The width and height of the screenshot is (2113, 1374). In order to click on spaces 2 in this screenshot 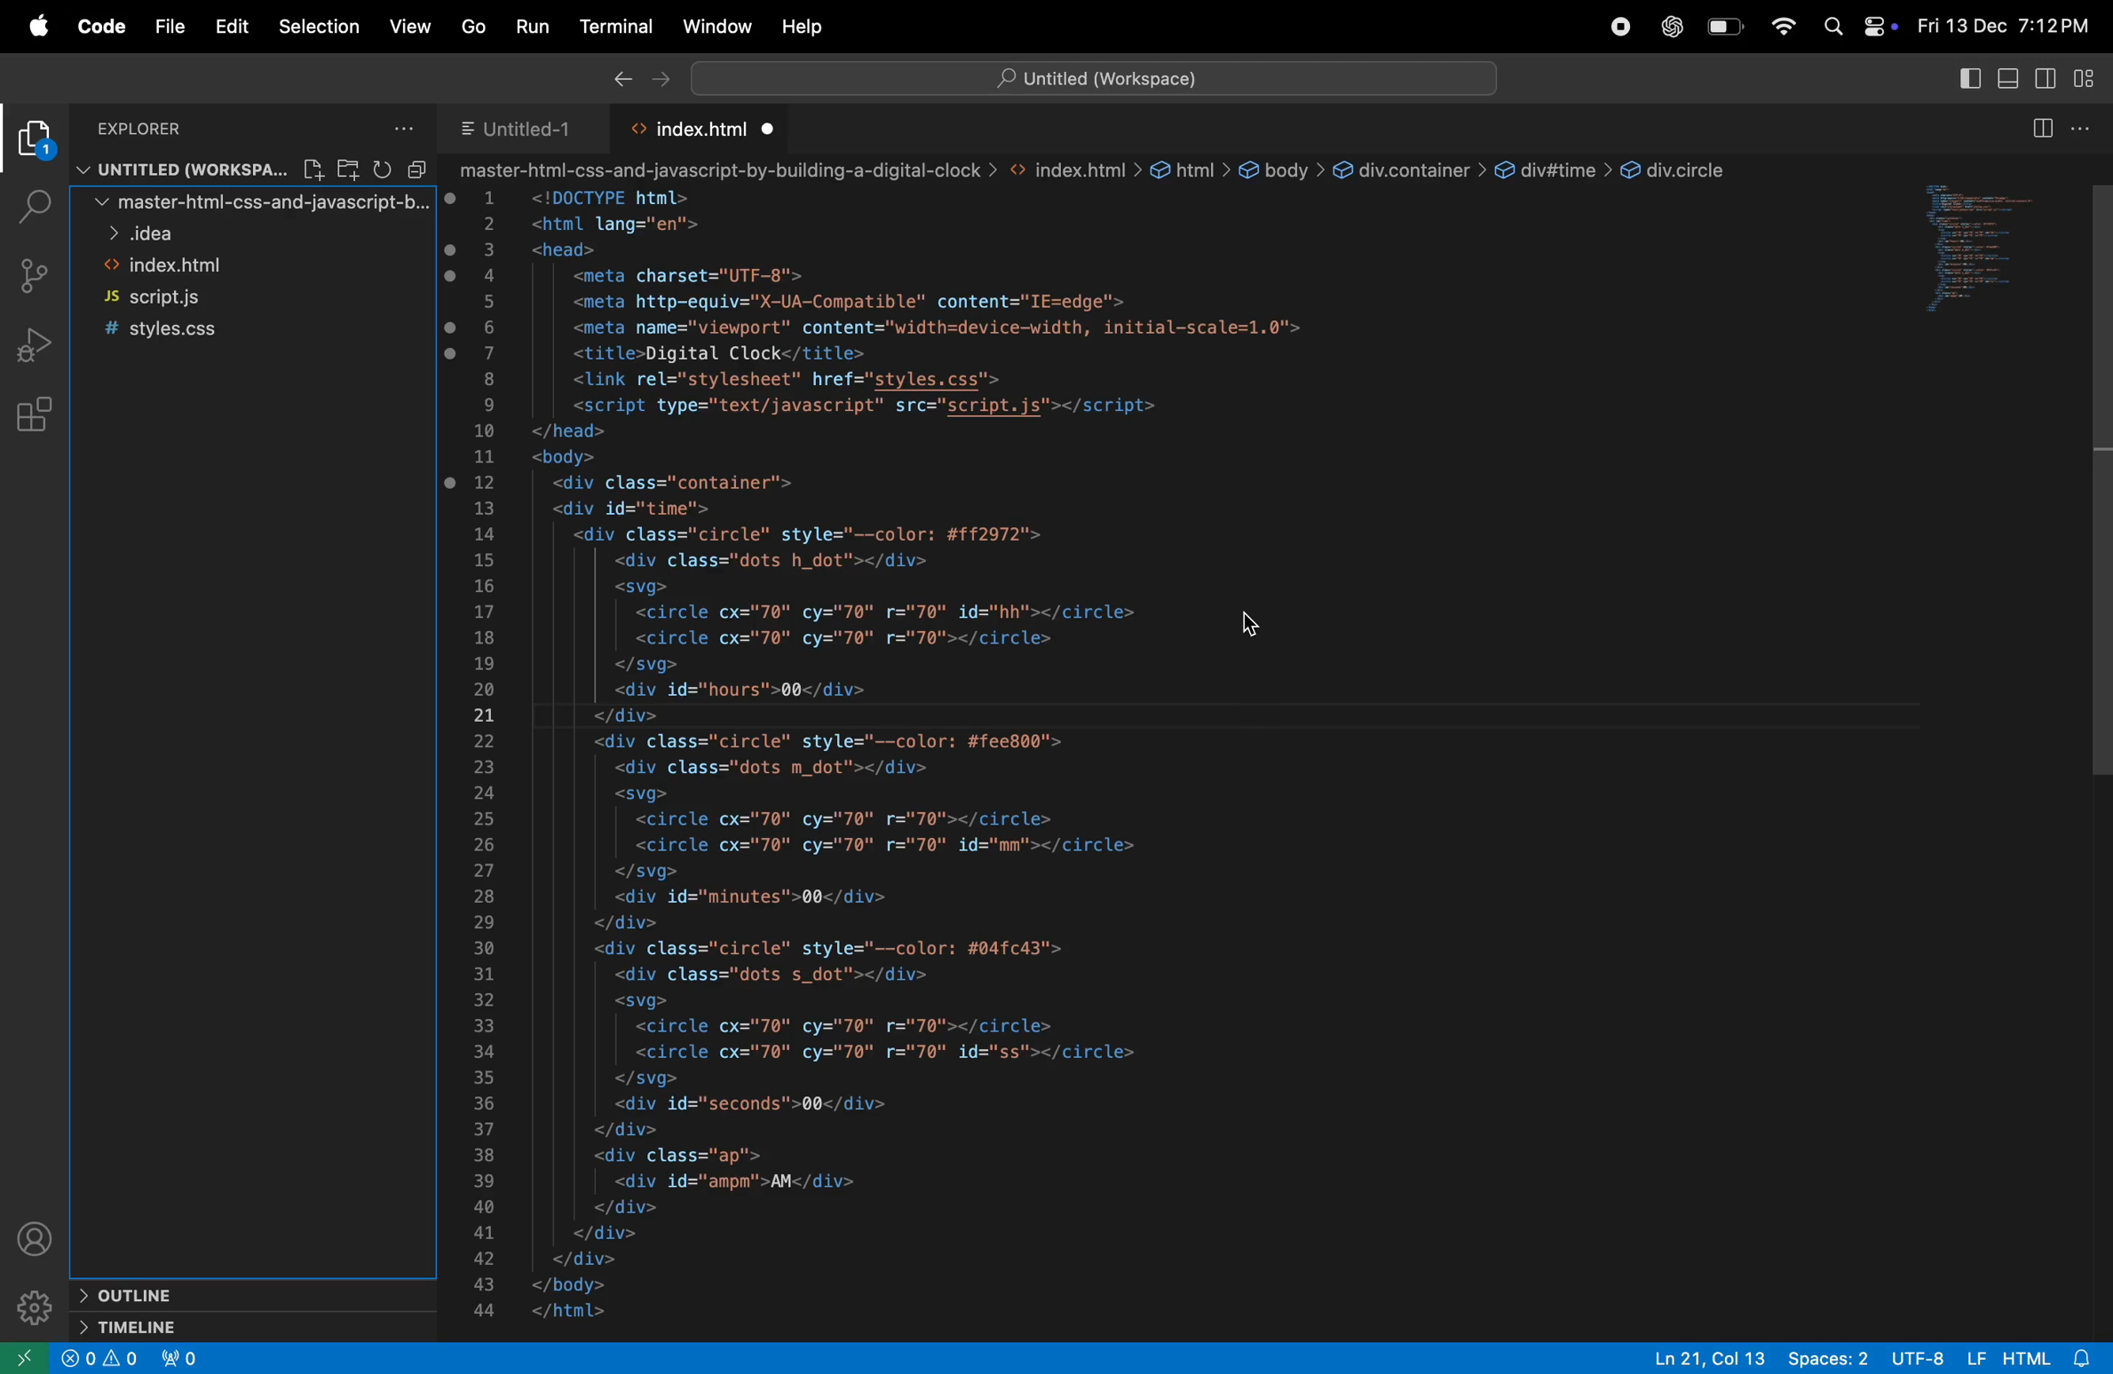, I will do `click(1831, 1359)`.